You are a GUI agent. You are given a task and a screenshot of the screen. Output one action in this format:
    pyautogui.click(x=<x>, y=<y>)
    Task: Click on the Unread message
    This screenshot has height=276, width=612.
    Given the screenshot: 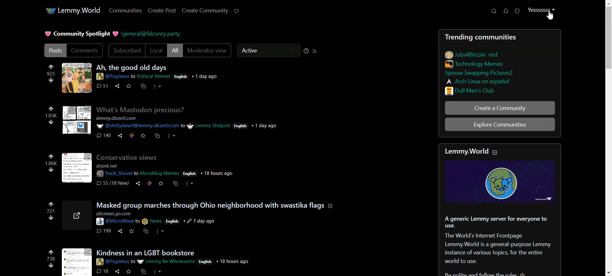 What is the action you would take?
    pyautogui.click(x=506, y=11)
    